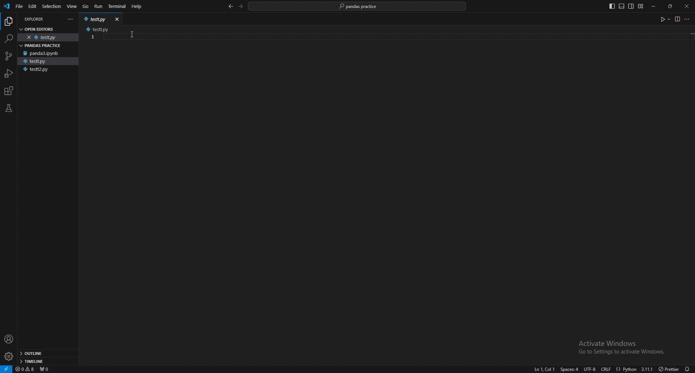 The height and width of the screenshot is (373, 695). What do you see at coordinates (640, 7) in the screenshot?
I see `customize layout` at bounding box center [640, 7].